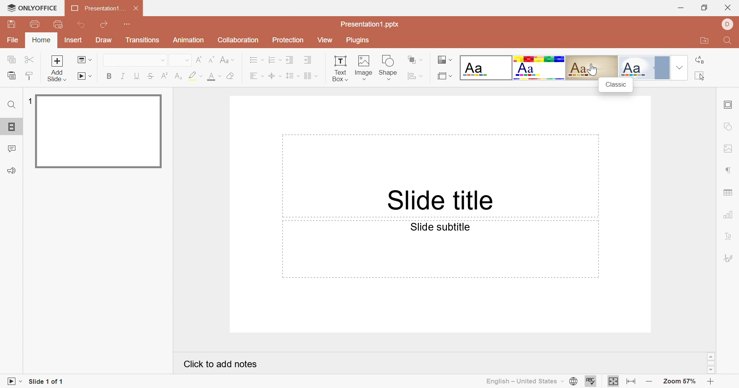 Image resolution: width=739 pixels, height=388 pixels. What do you see at coordinates (97, 130) in the screenshot?
I see `Slide 1` at bounding box center [97, 130].